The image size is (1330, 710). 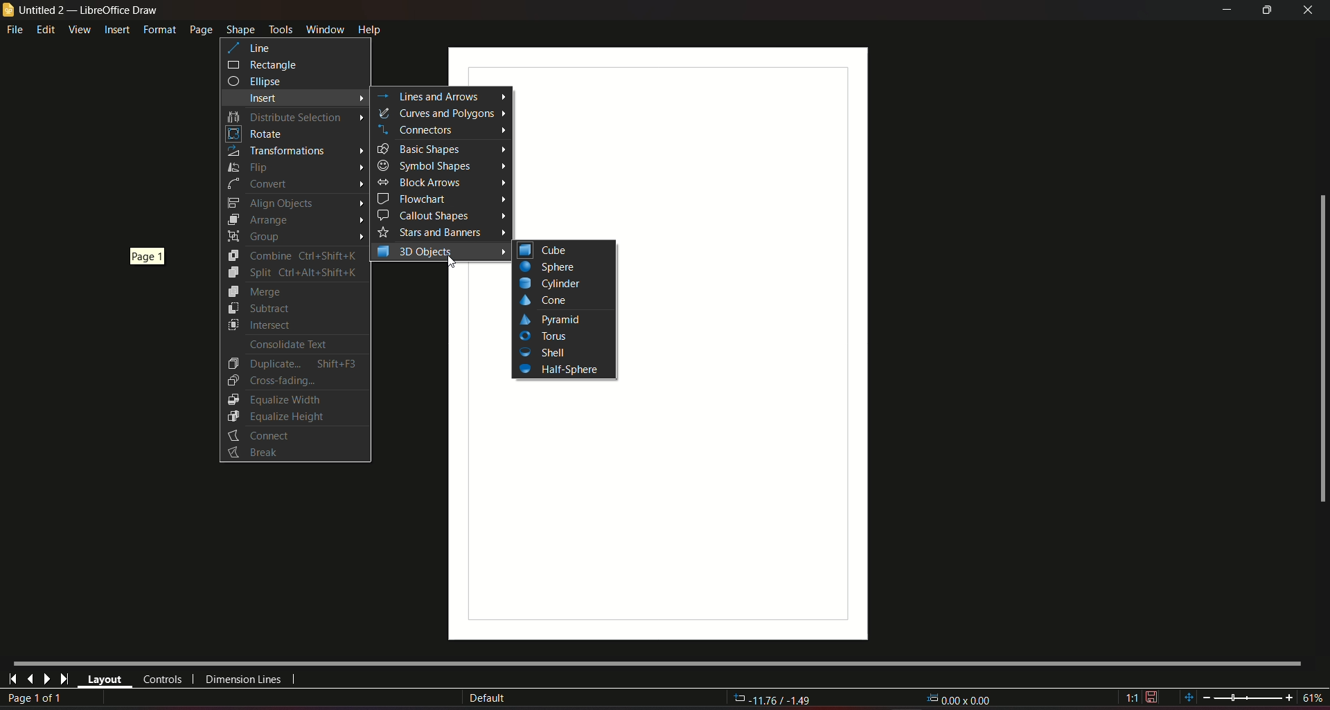 What do you see at coordinates (30, 678) in the screenshot?
I see `last page` at bounding box center [30, 678].